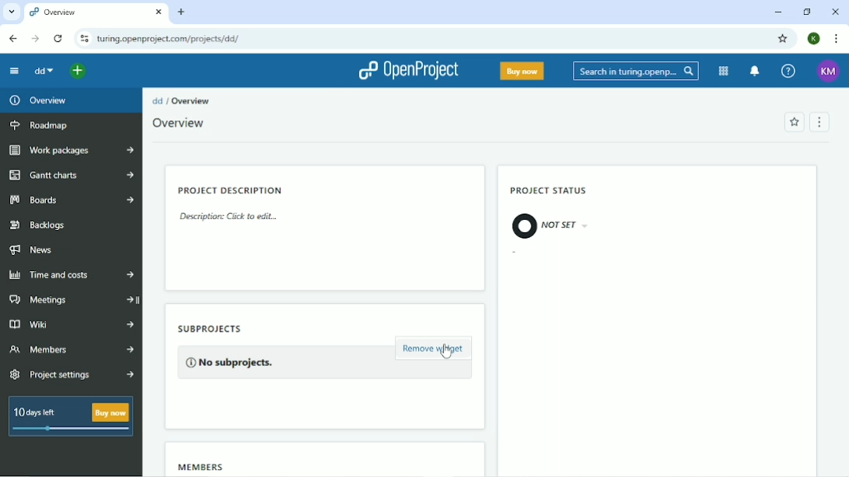 The image size is (849, 477). Describe the element at coordinates (69, 418) in the screenshot. I see `10 days left` at that location.